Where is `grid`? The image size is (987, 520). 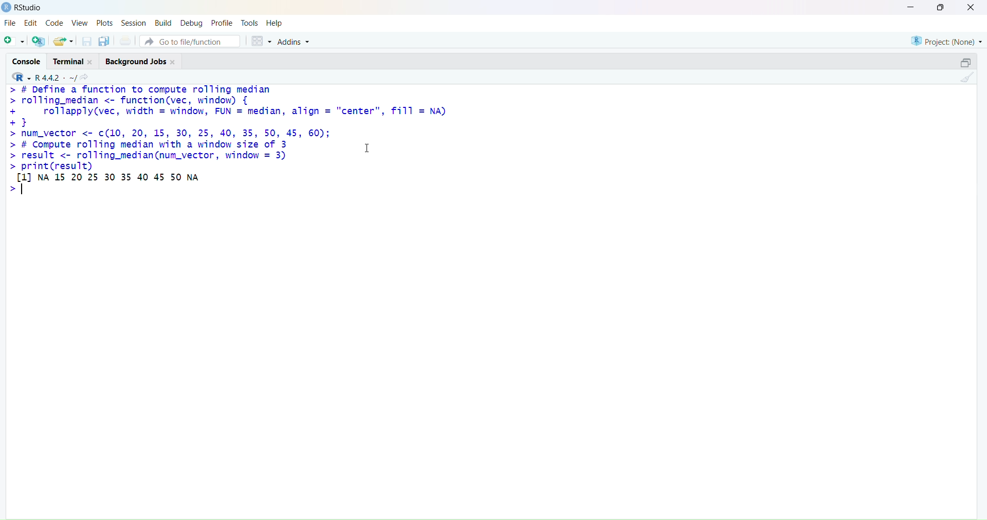 grid is located at coordinates (262, 41).